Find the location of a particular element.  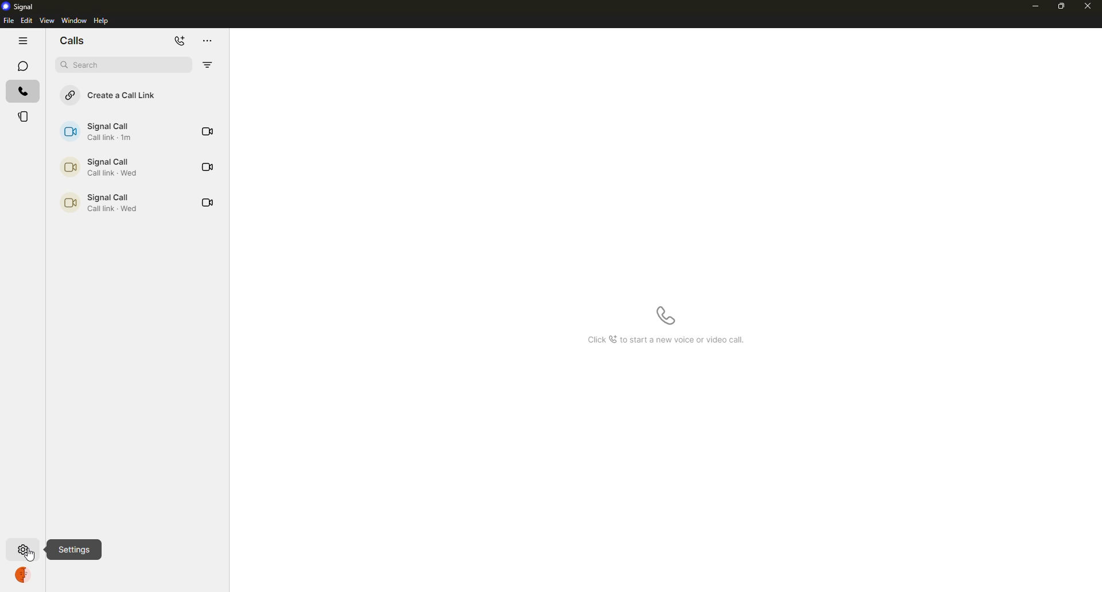

call link is located at coordinates (97, 202).